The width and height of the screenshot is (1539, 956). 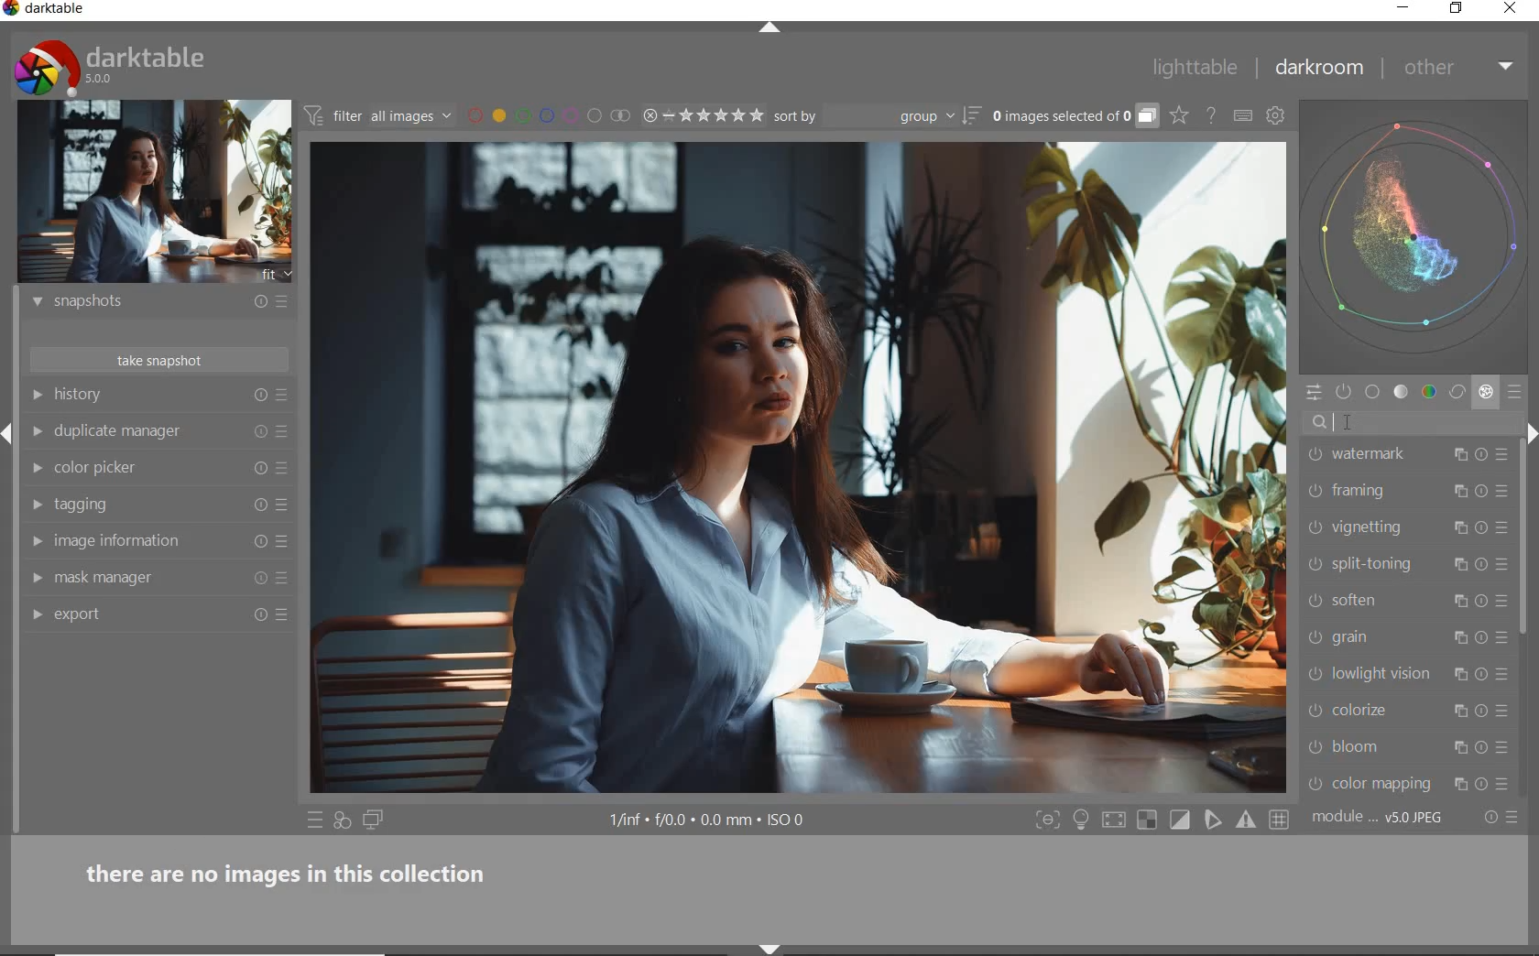 What do you see at coordinates (133, 505) in the screenshot?
I see `tagging` at bounding box center [133, 505].